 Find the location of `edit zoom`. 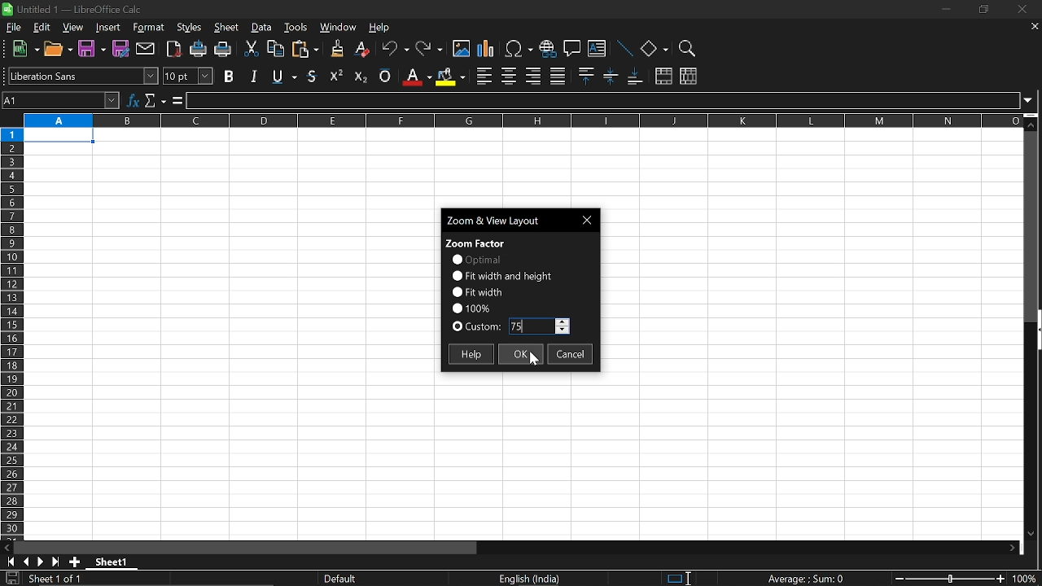

edit zoom is located at coordinates (539, 326).